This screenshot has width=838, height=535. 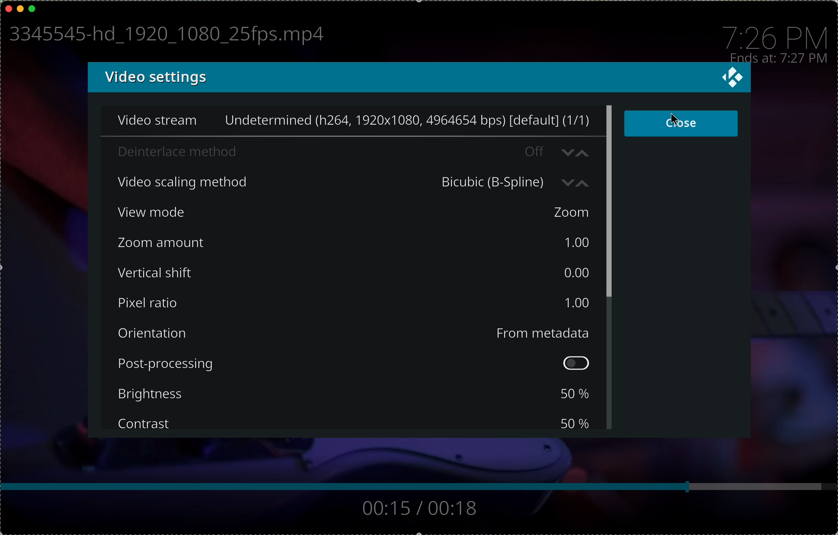 What do you see at coordinates (194, 183) in the screenshot?
I see `Video scaling method` at bounding box center [194, 183].